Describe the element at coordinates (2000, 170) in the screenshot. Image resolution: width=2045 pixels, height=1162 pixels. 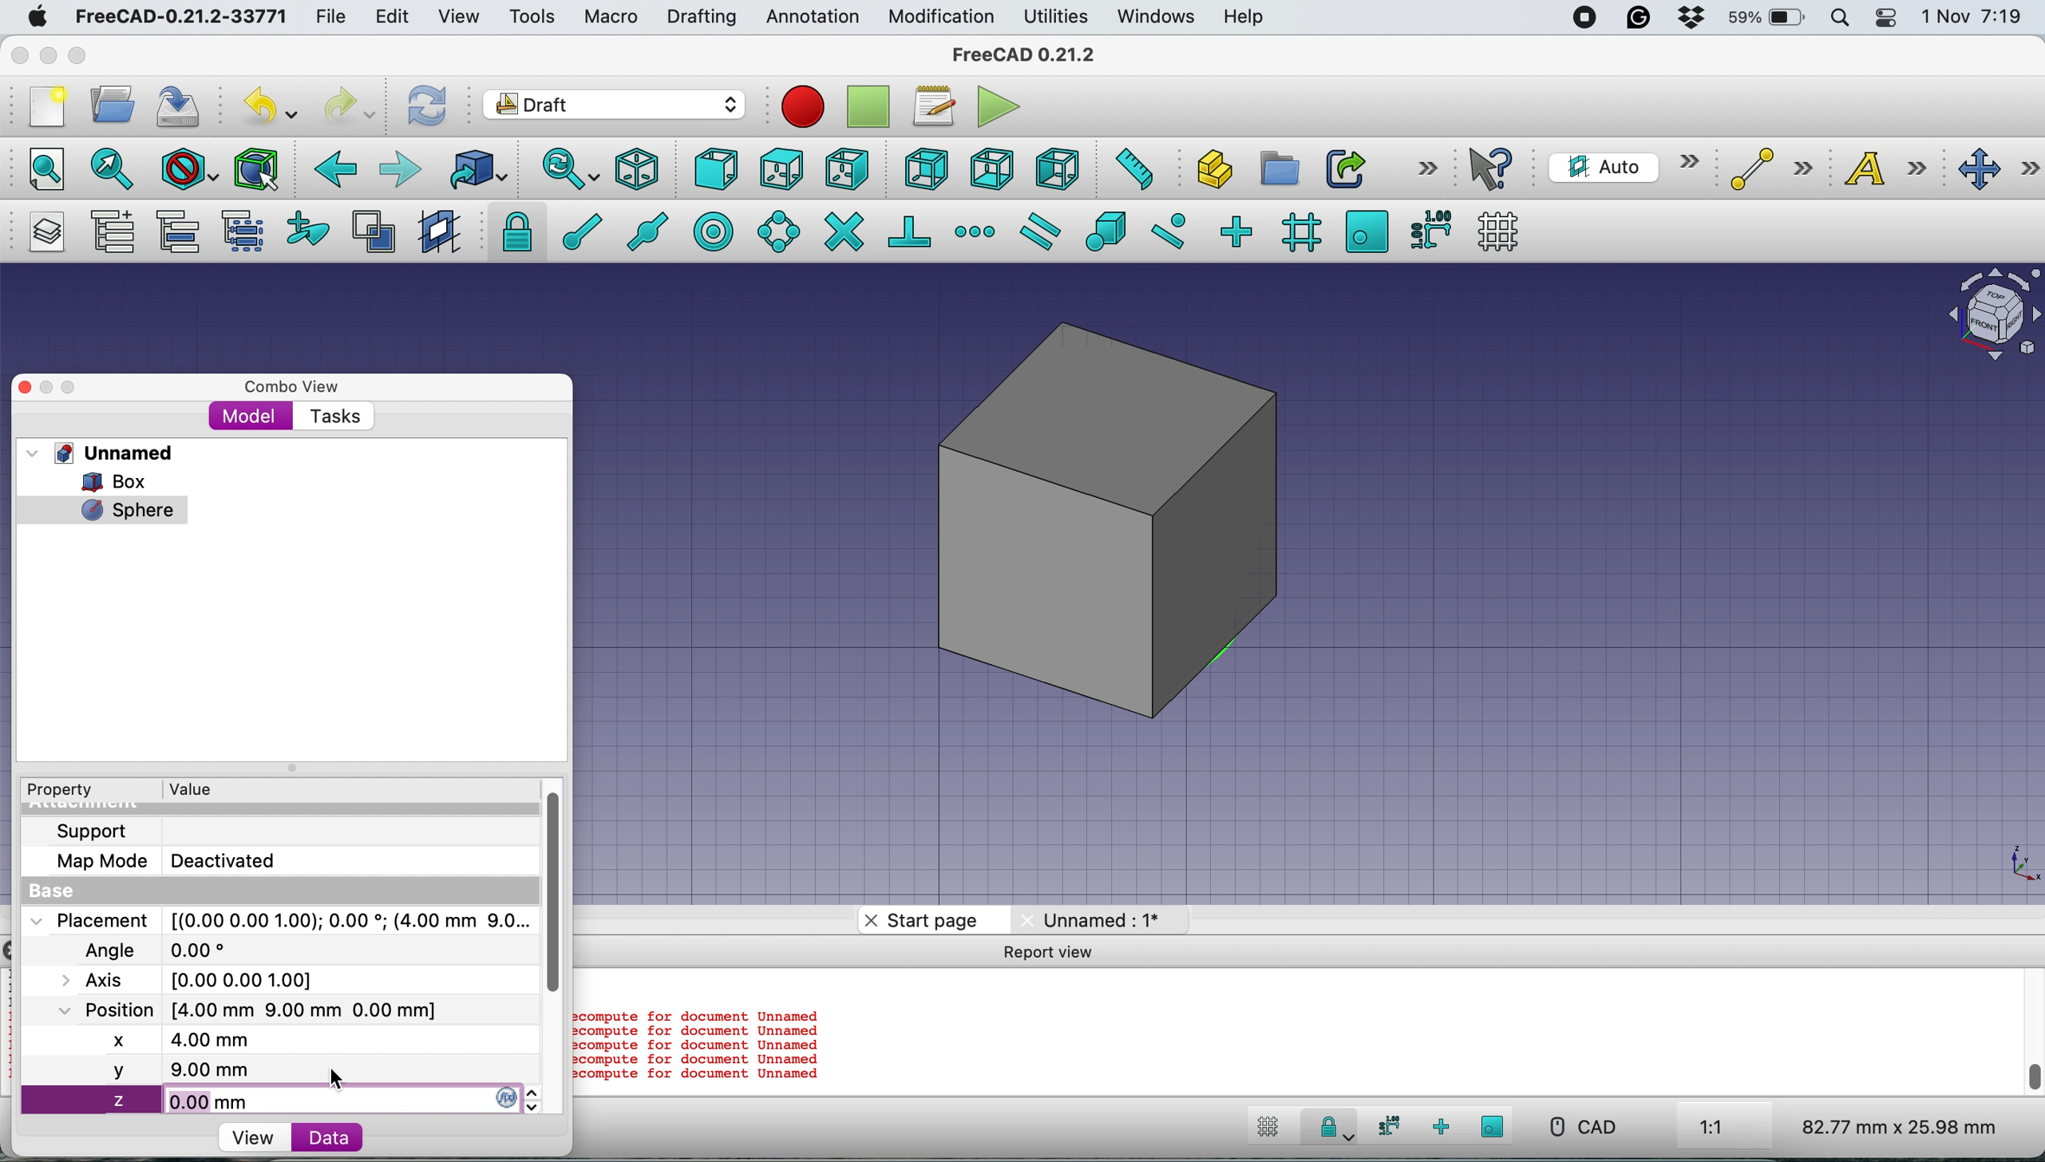
I see `move` at that location.